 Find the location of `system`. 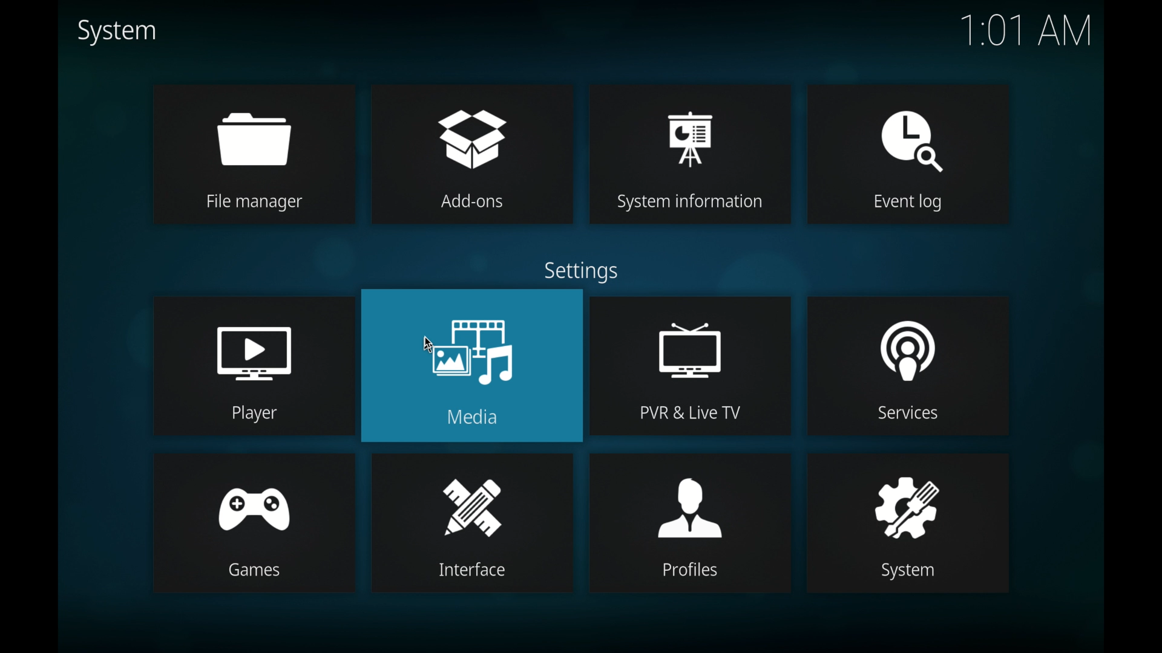

system is located at coordinates (115, 32).